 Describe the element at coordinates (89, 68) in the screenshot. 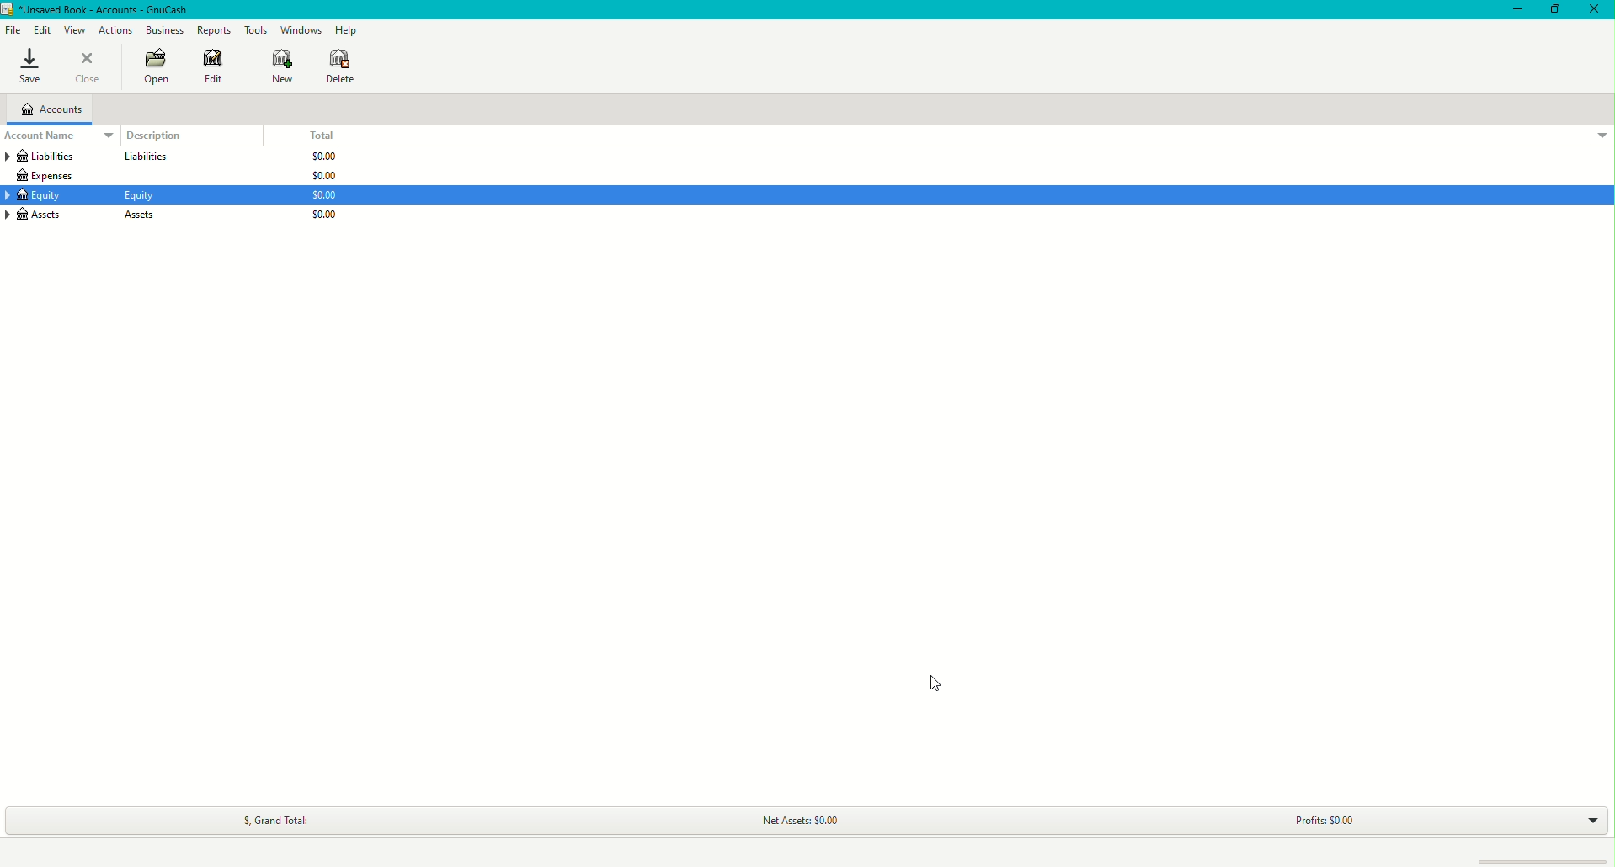

I see `Close` at that location.